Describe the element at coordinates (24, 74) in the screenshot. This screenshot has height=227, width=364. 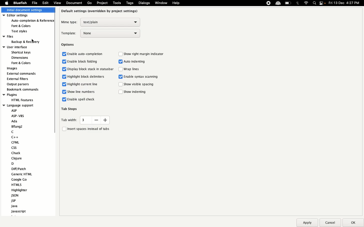
I see `External commands` at that location.